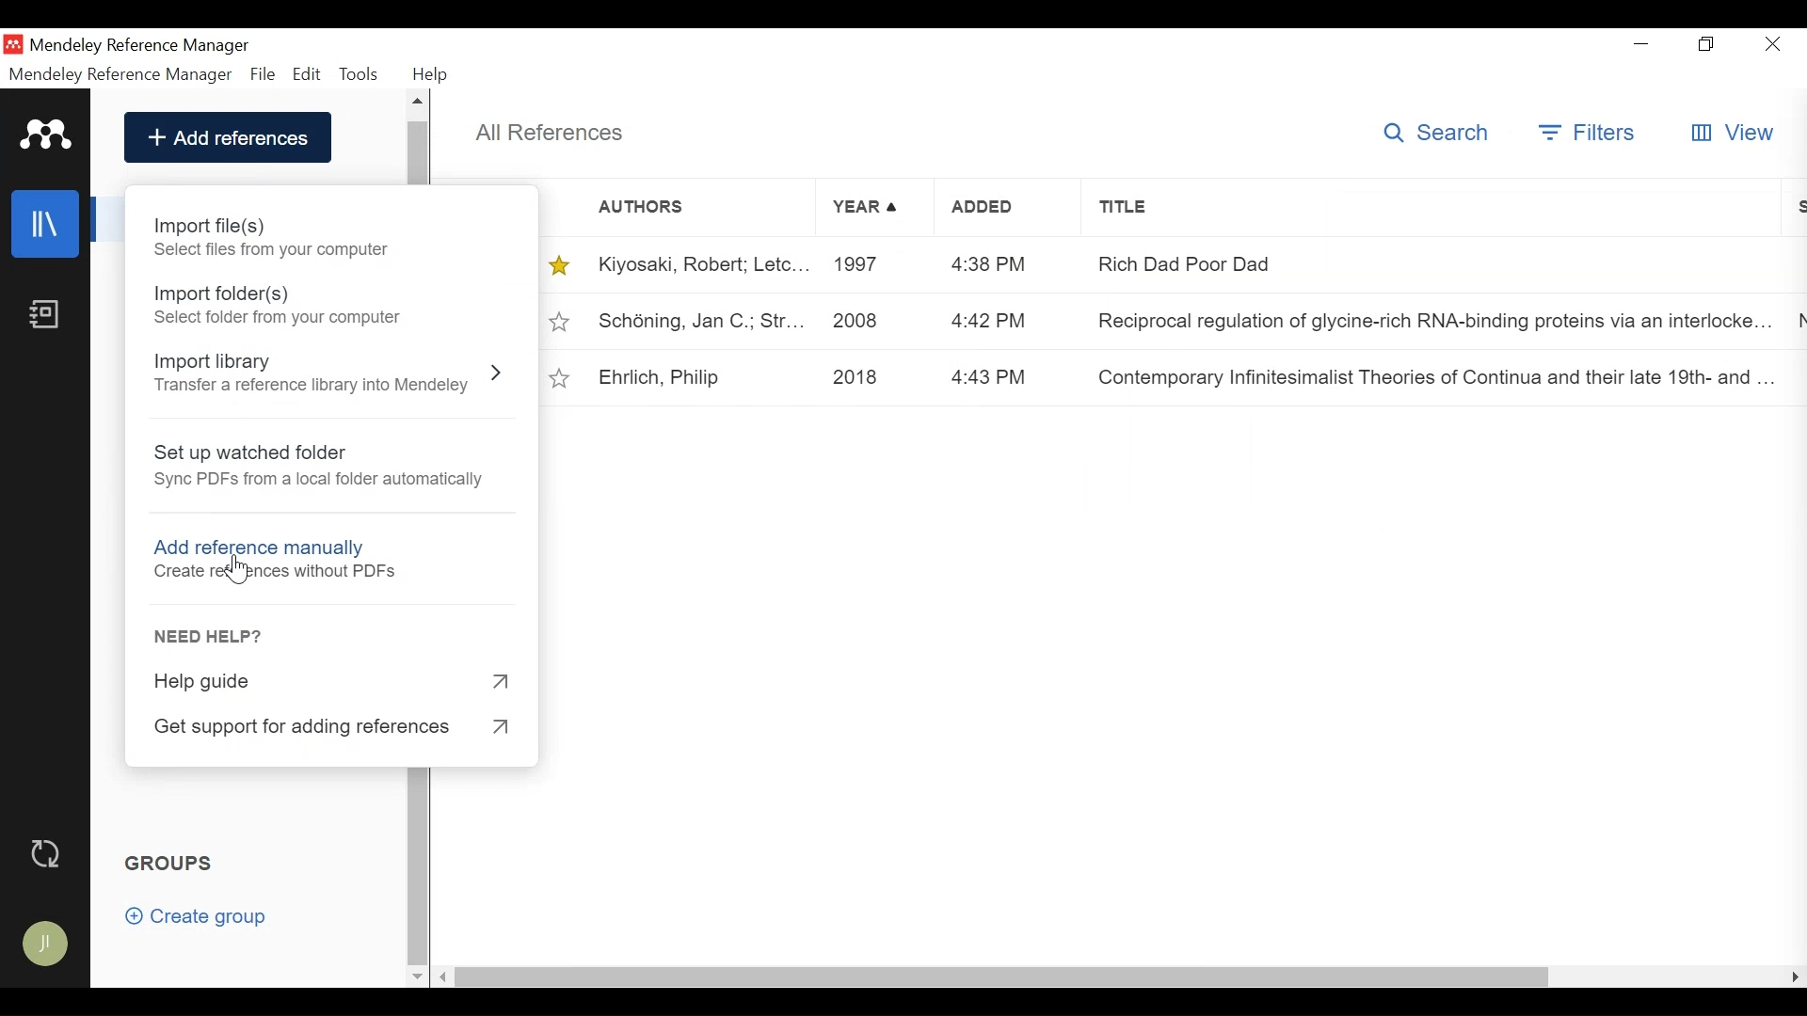  What do you see at coordinates (1007, 262) in the screenshot?
I see `4:38 PM` at bounding box center [1007, 262].